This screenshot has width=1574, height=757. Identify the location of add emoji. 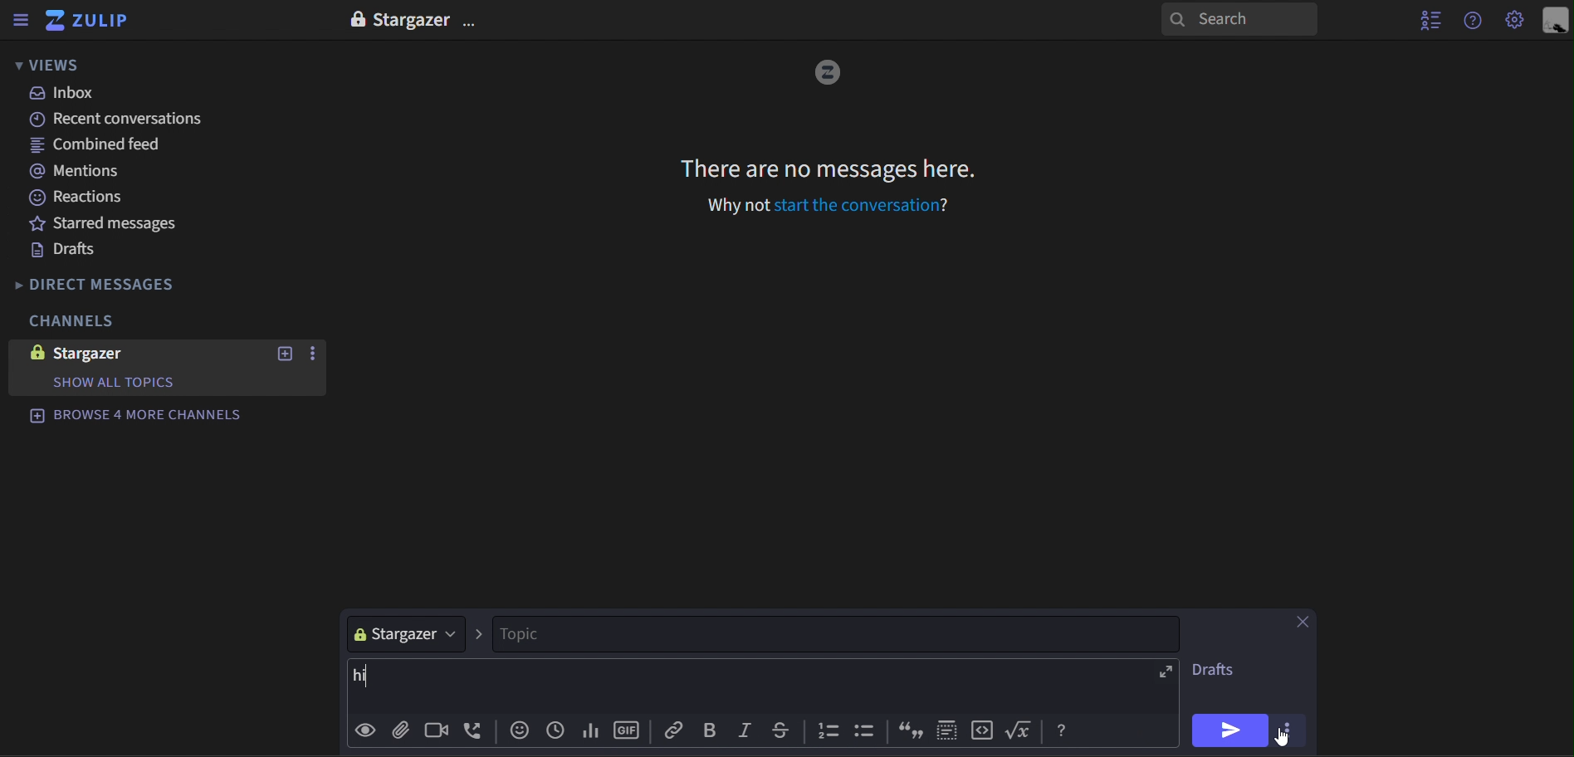
(517, 731).